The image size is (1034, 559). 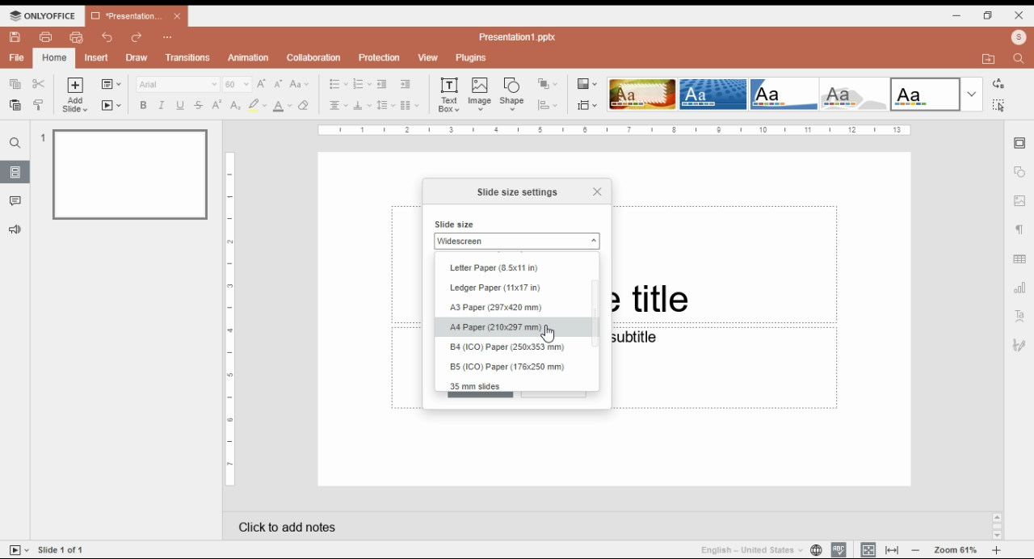 What do you see at coordinates (199, 105) in the screenshot?
I see `strikethrough` at bounding box center [199, 105].